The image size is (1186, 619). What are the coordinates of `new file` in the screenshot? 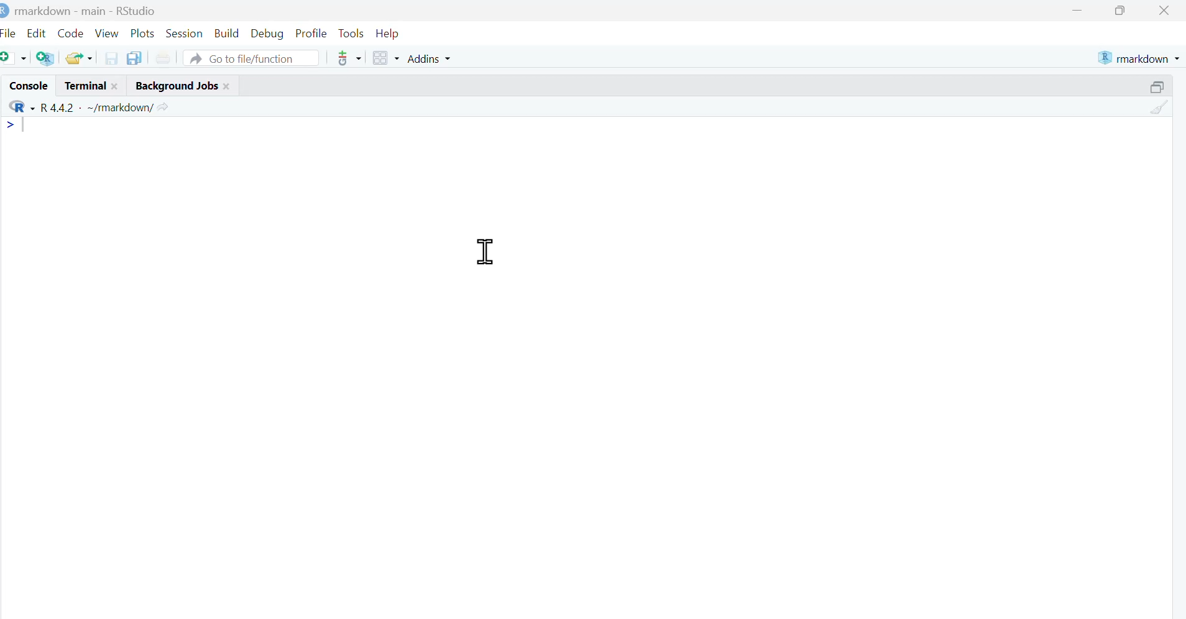 It's located at (15, 57).